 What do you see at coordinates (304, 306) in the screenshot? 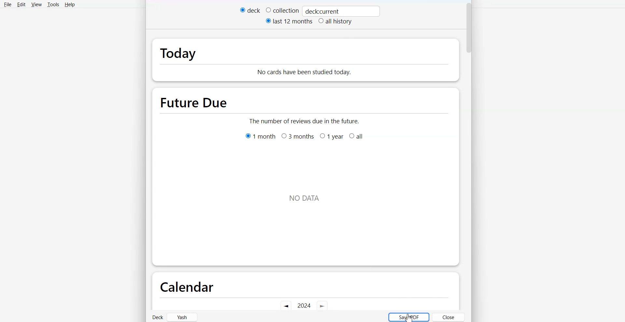
I see `Current year` at bounding box center [304, 306].